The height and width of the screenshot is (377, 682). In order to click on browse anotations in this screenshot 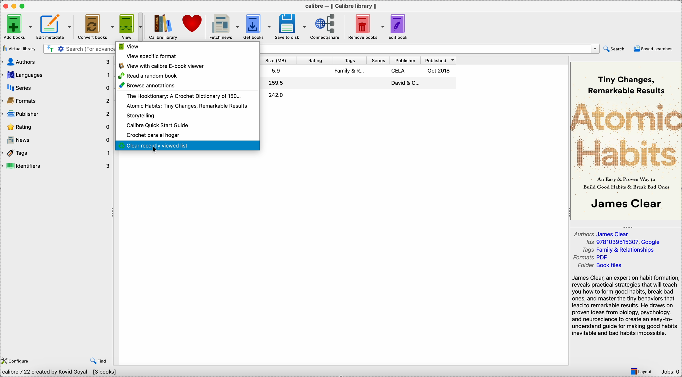, I will do `click(147, 86)`.